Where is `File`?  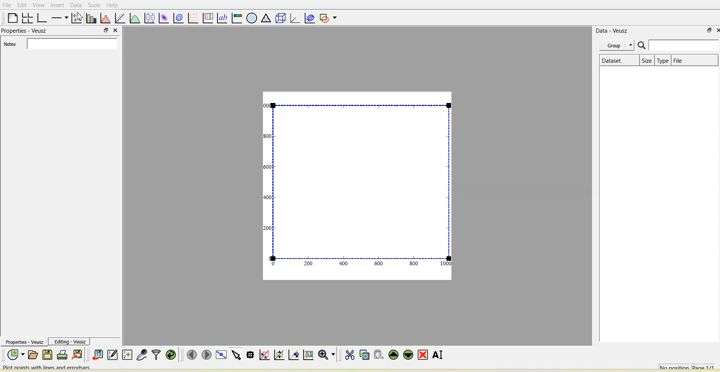
File is located at coordinates (8, 5).